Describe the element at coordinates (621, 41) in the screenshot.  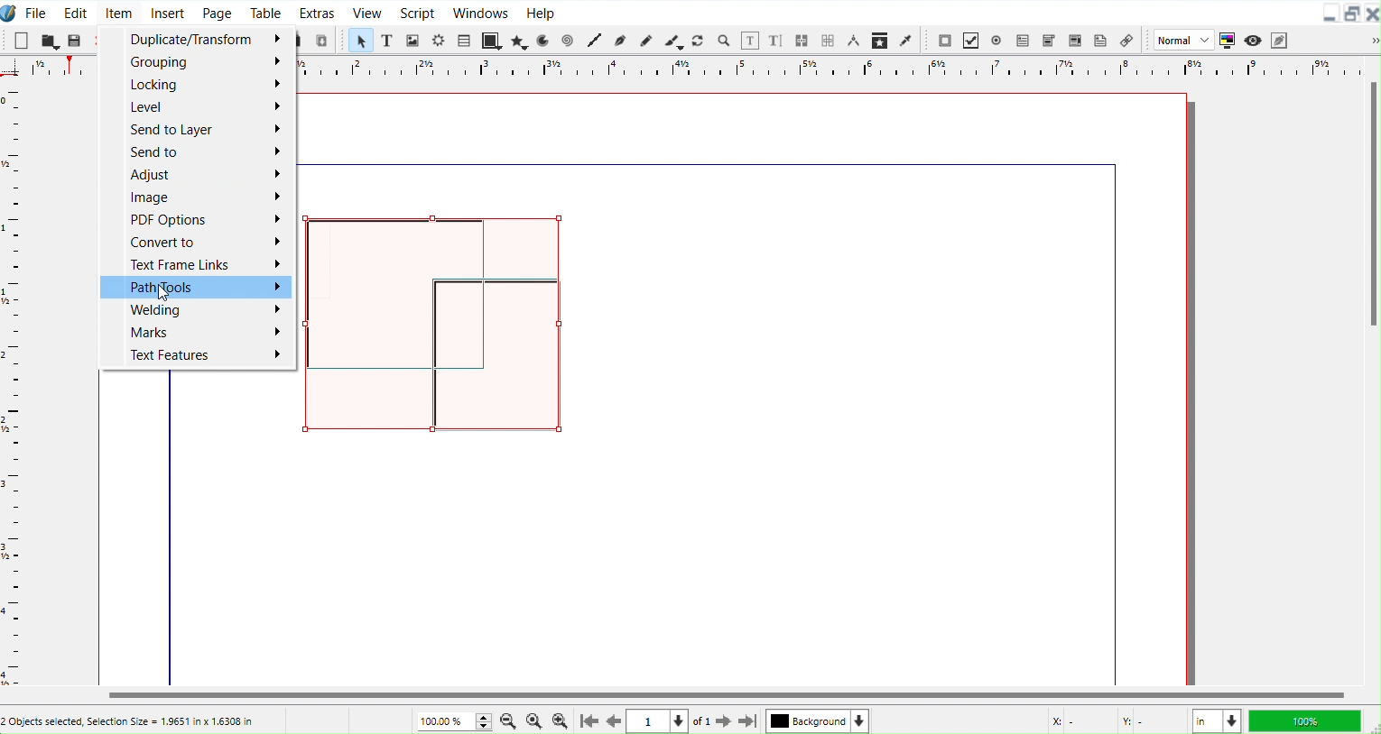
I see `Bezier curve` at that location.